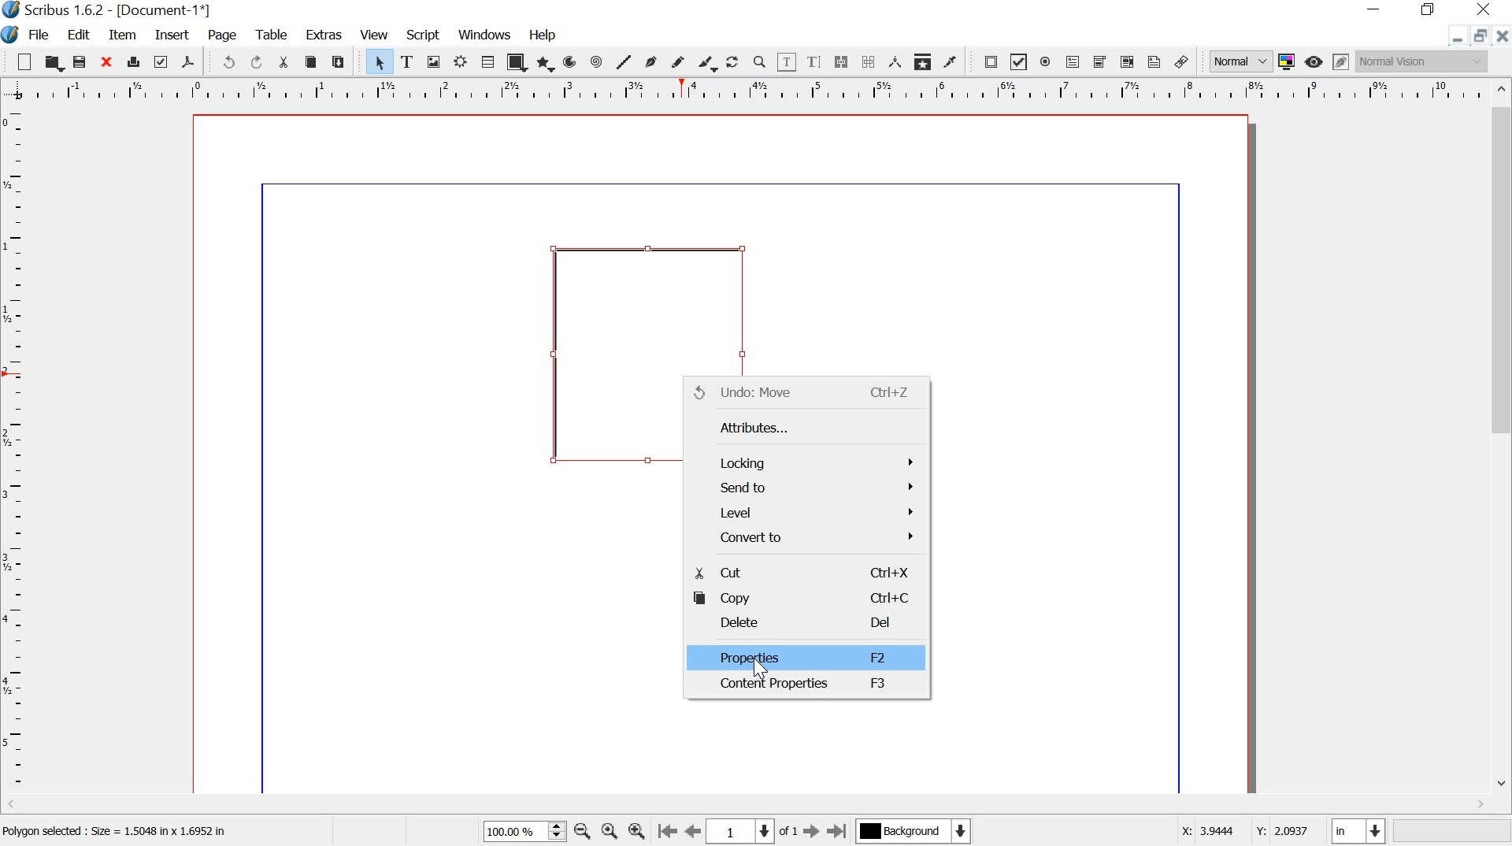 This screenshot has height=846, width=1512. I want to click on close, so click(108, 62).